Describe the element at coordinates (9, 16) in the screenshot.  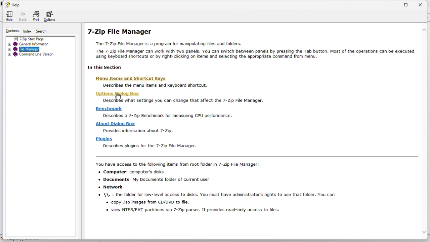
I see `Hide` at that location.